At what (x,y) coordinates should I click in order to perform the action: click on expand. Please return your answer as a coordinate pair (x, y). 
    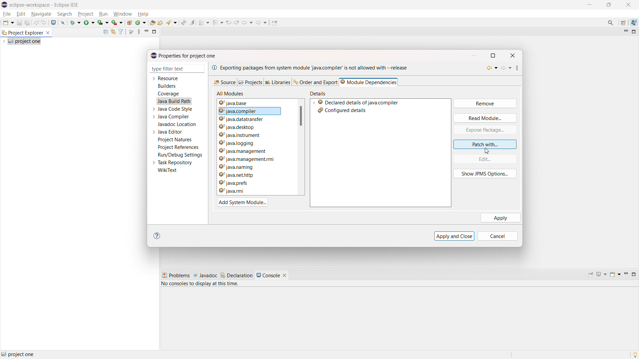
    Looking at the image, I should click on (313, 103).